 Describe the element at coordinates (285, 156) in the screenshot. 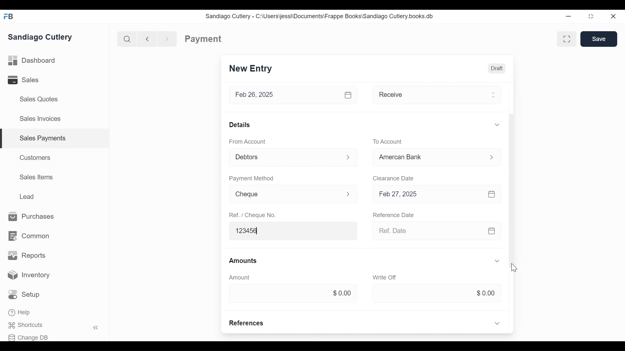

I see `Debtors` at that location.